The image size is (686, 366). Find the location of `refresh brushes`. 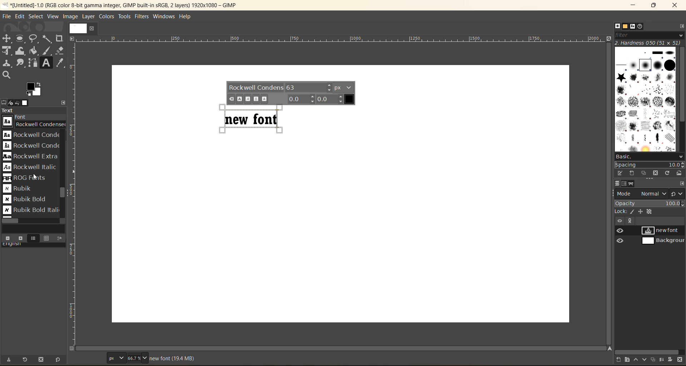

refresh brushes is located at coordinates (667, 173).